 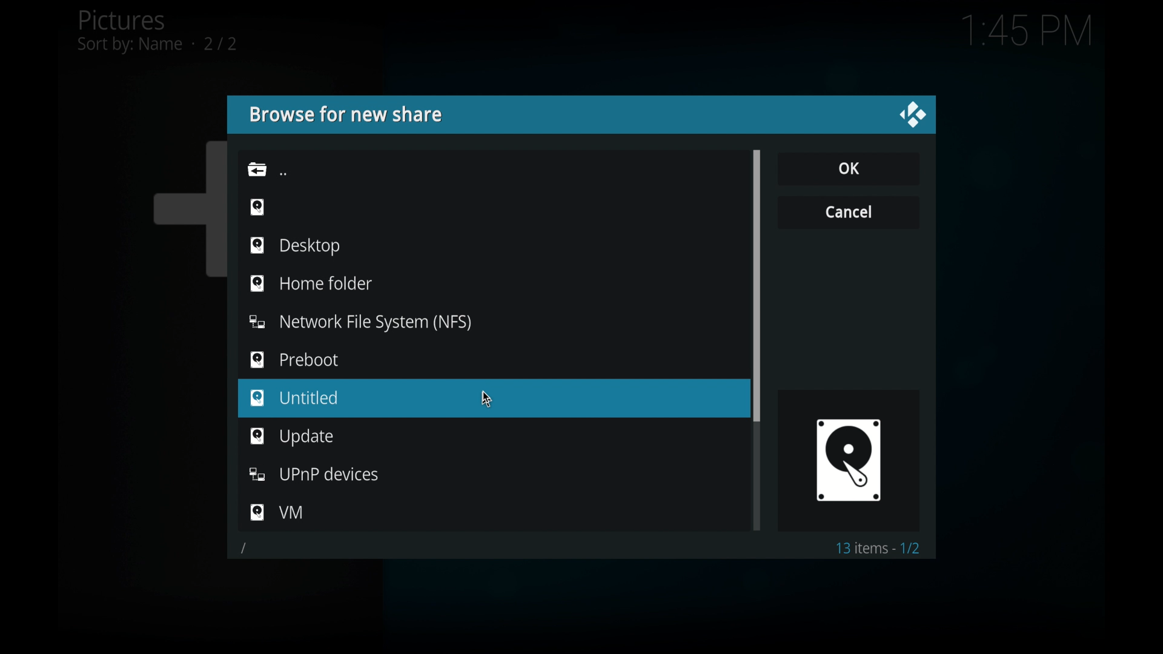 I want to click on ok, so click(x=848, y=167).